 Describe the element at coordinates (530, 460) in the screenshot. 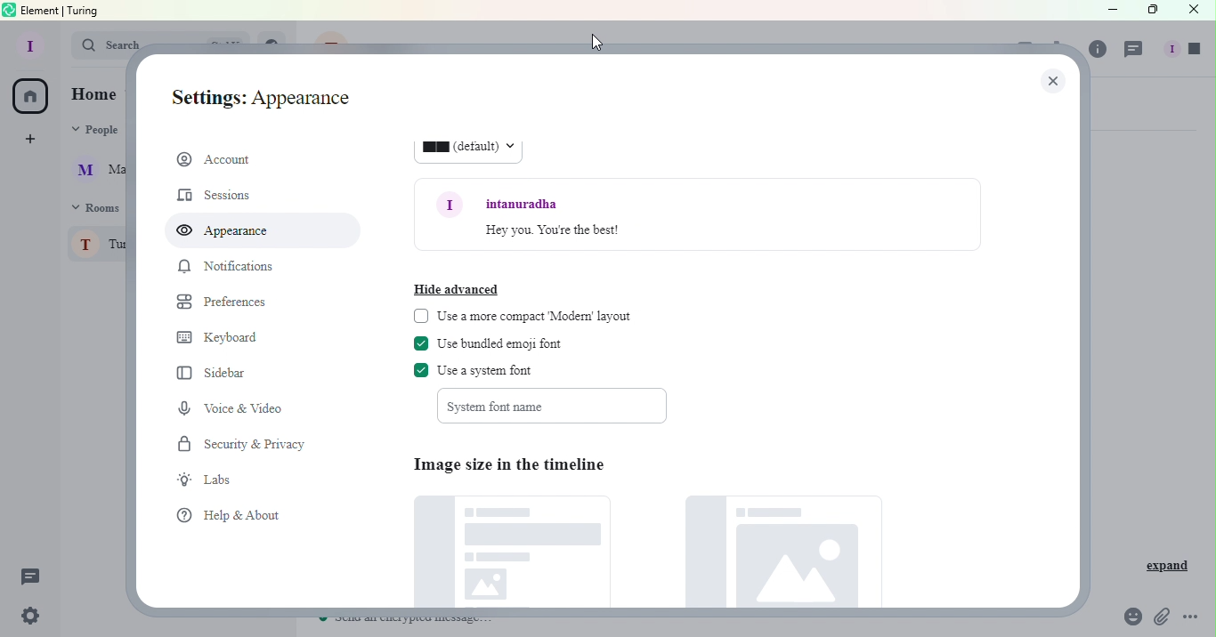

I see `Image size in the timeline` at that location.